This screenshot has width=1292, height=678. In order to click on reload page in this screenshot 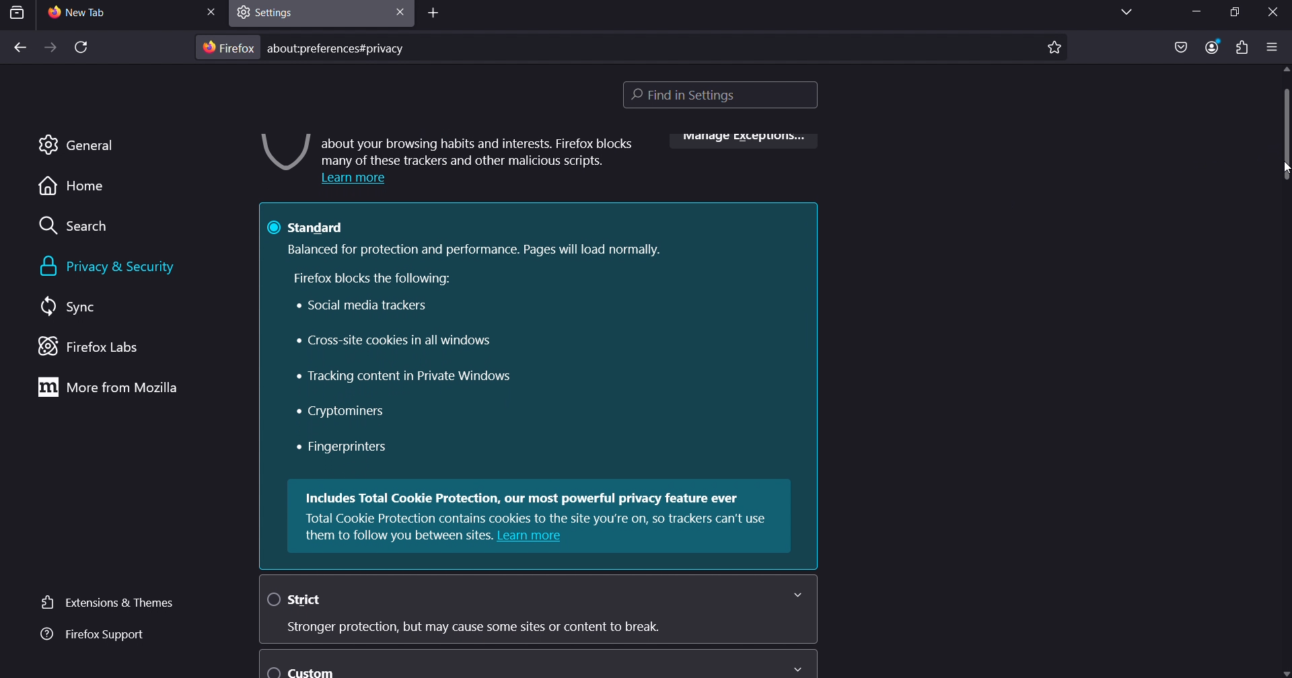, I will do `click(80, 49)`.